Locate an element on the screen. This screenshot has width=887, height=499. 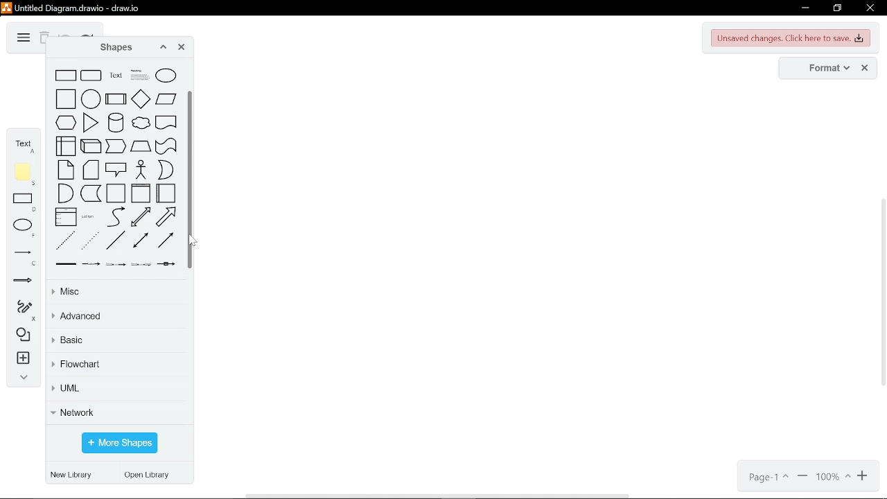
undo is located at coordinates (65, 34).